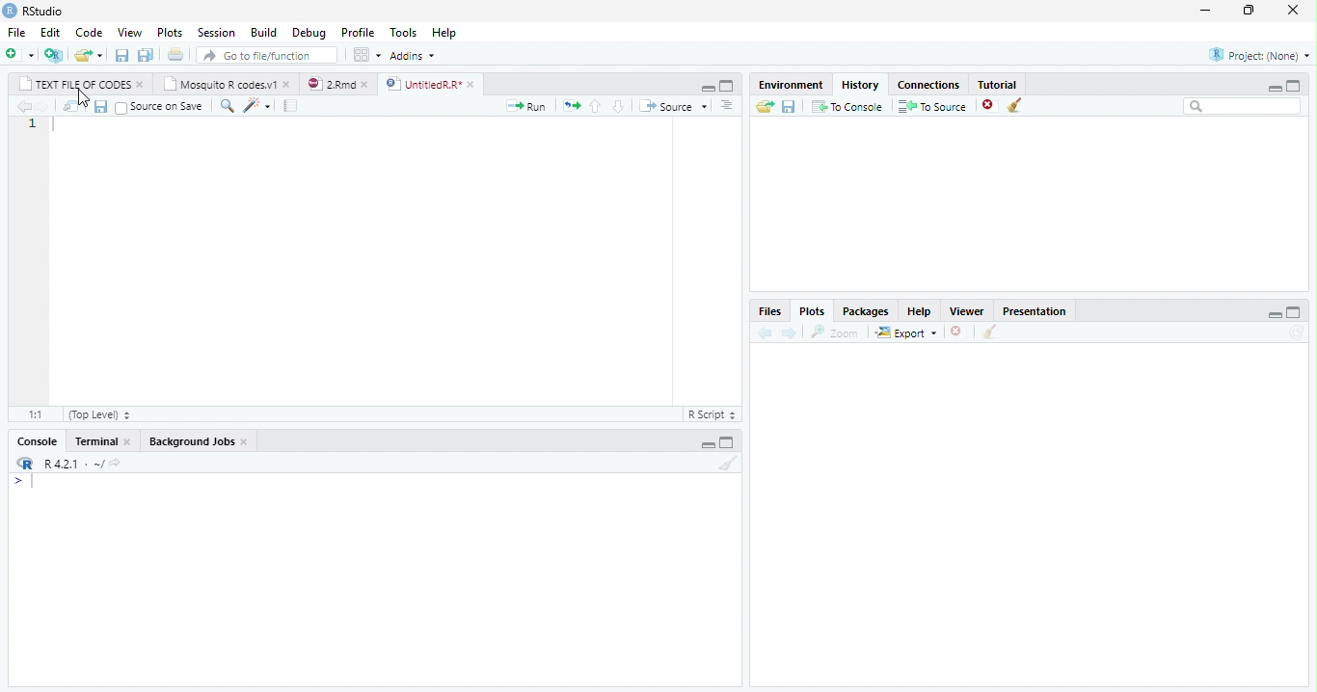 Image resolution: width=1317 pixels, height=692 pixels. Describe the element at coordinates (726, 106) in the screenshot. I see `go to next section` at that location.